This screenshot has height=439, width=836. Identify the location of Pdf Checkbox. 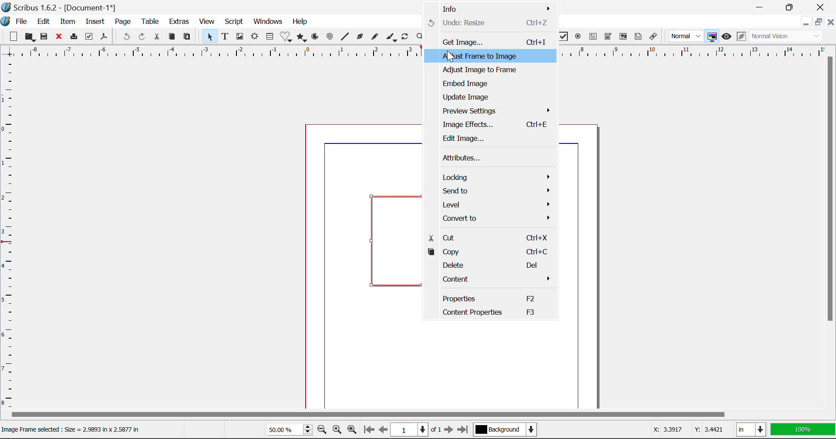
(562, 37).